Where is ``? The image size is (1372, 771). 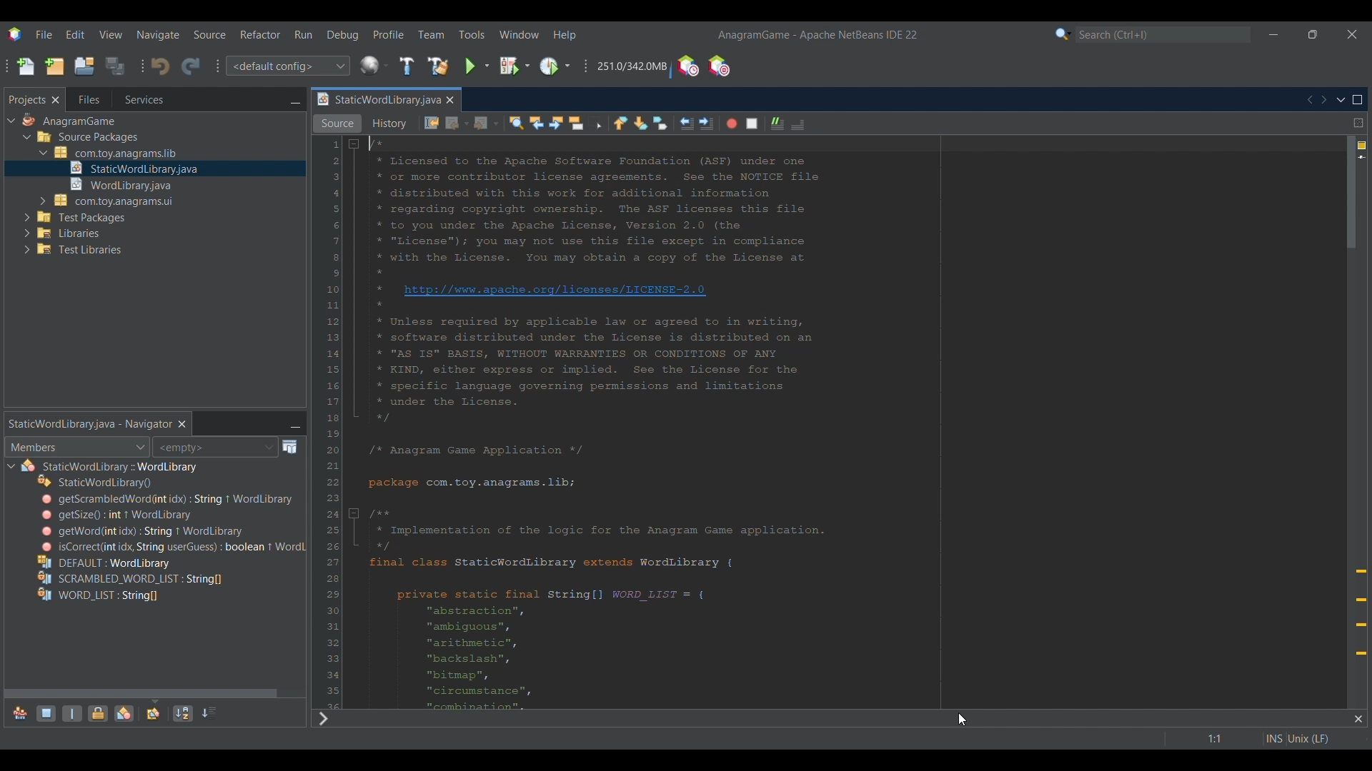  is located at coordinates (116, 199).